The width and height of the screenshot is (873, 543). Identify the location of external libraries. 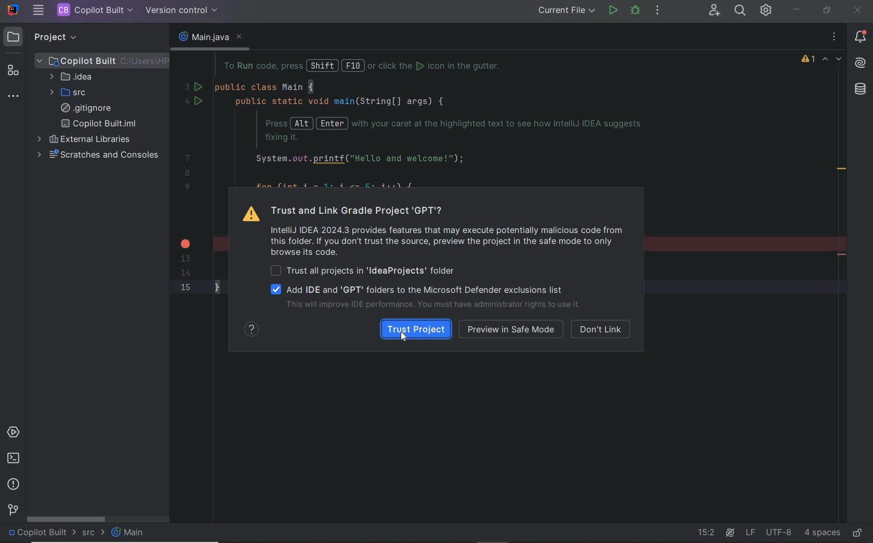
(86, 139).